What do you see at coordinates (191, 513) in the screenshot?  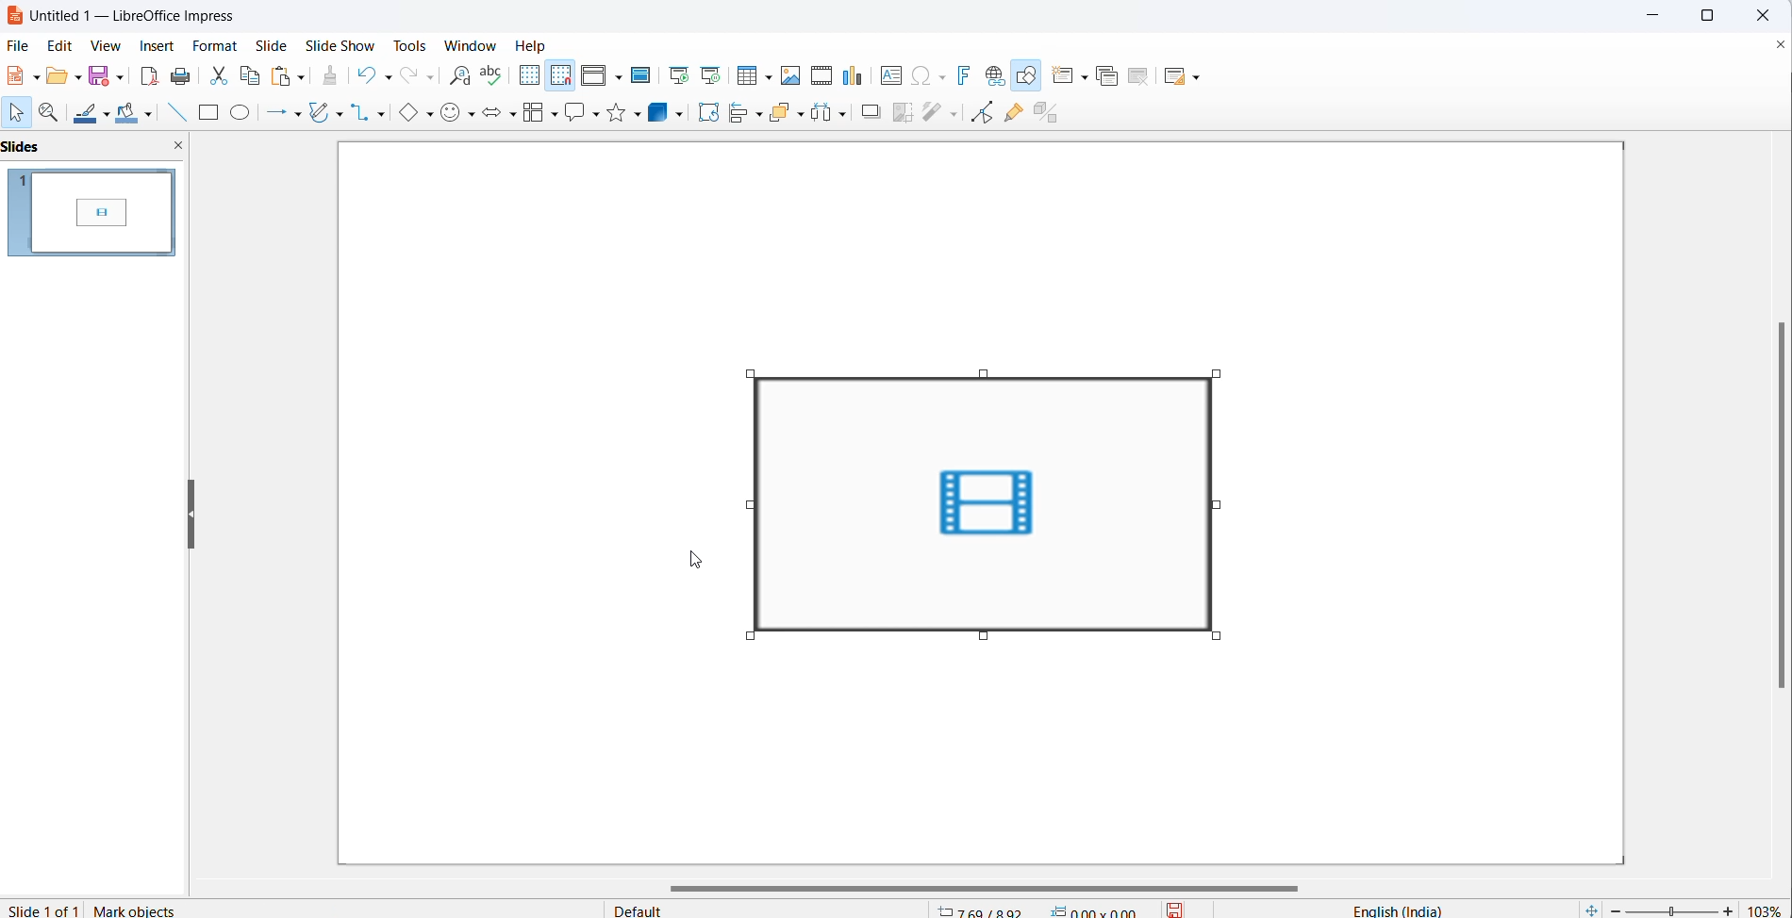 I see `resize` at bounding box center [191, 513].